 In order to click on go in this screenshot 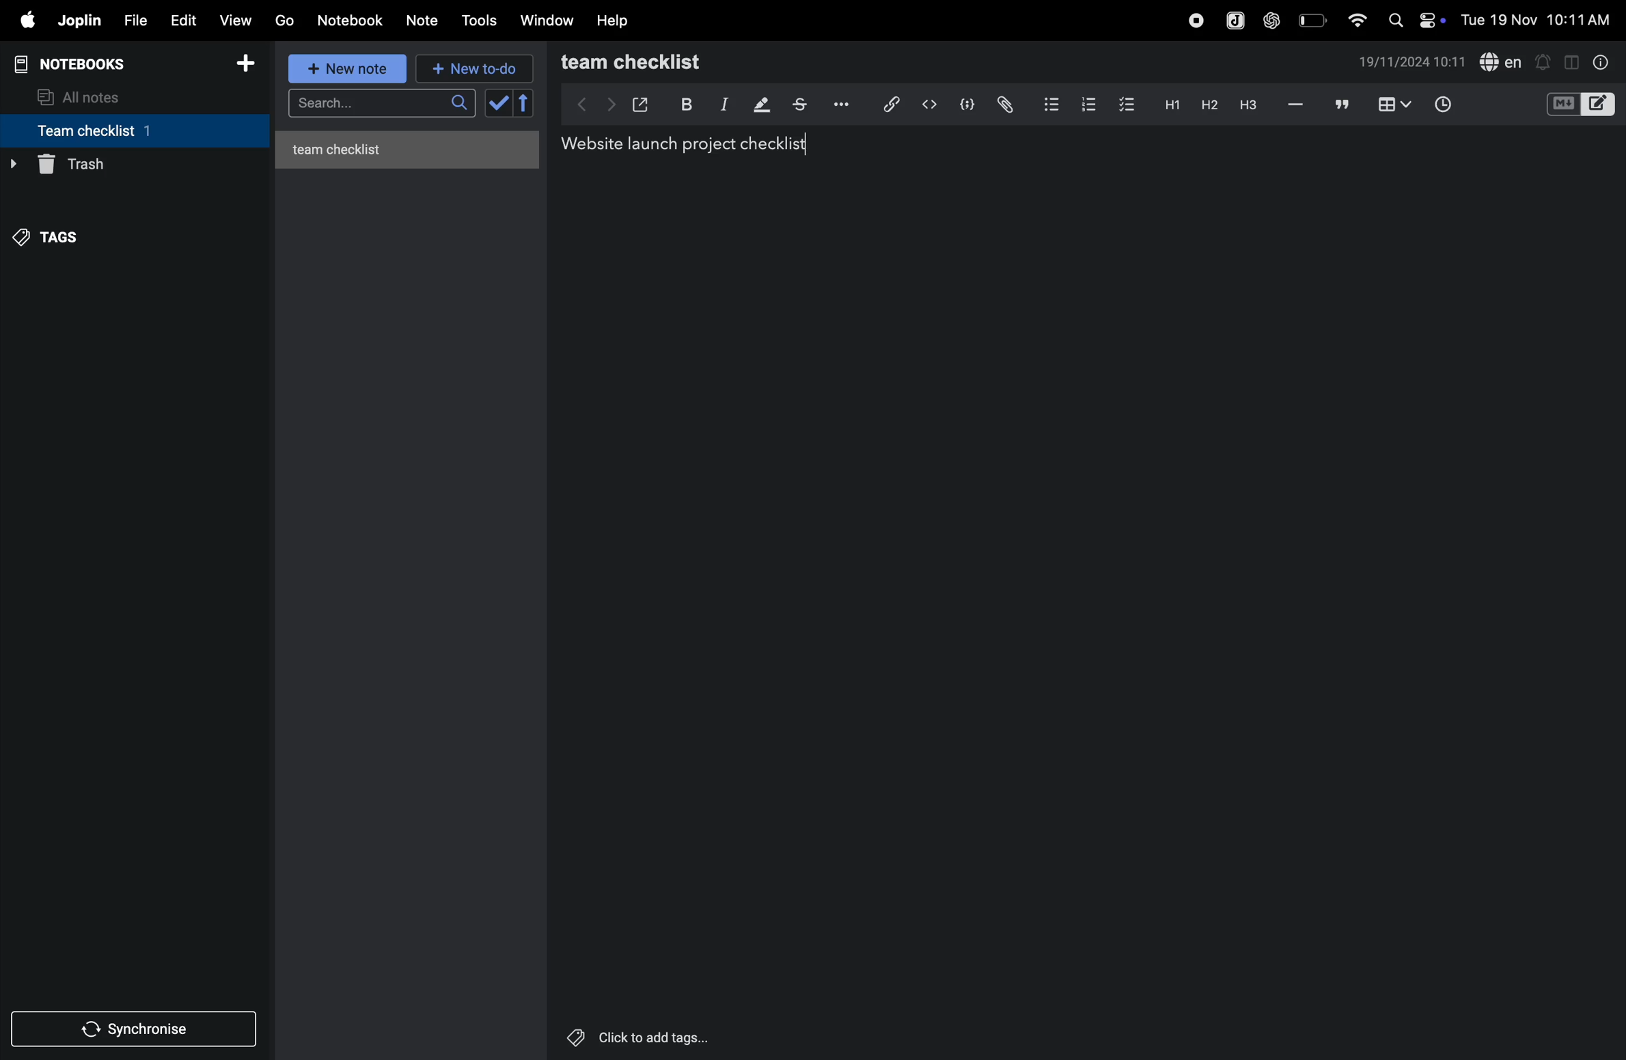, I will do `click(284, 21)`.